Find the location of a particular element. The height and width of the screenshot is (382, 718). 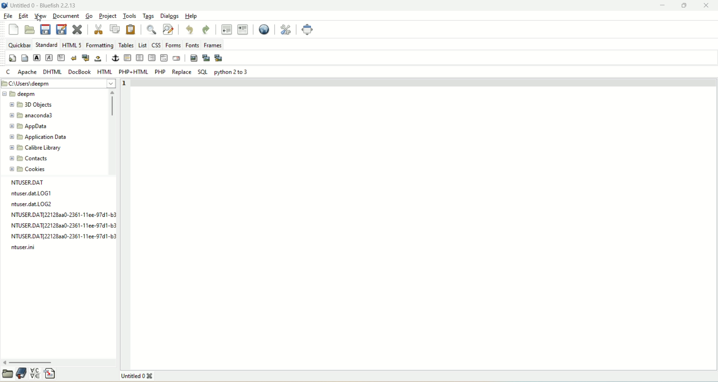

list is located at coordinates (142, 45).